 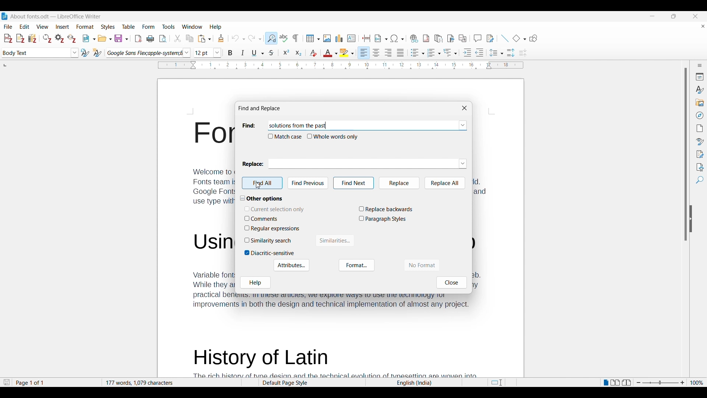 What do you see at coordinates (299, 53) in the screenshot?
I see `Subscript` at bounding box center [299, 53].